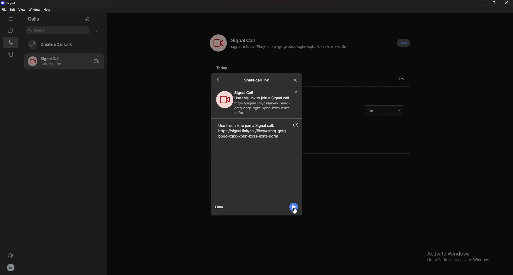 The width and height of the screenshot is (513, 275). I want to click on Use this link to o join a Signal call https://signal.link/call/#key=smrq- gctg-bbqc-xgkc-xpbn-bxzs-nxnz-ddfm, so click(265, 106).